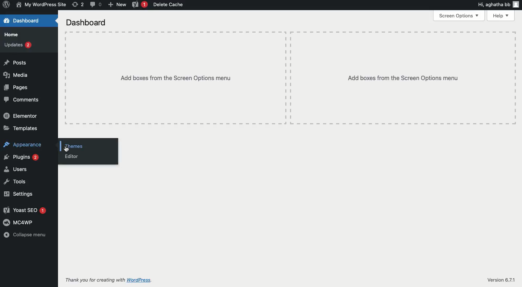 The height and width of the screenshot is (287, 522). What do you see at coordinates (140, 5) in the screenshot?
I see `Yoast 1` at bounding box center [140, 5].